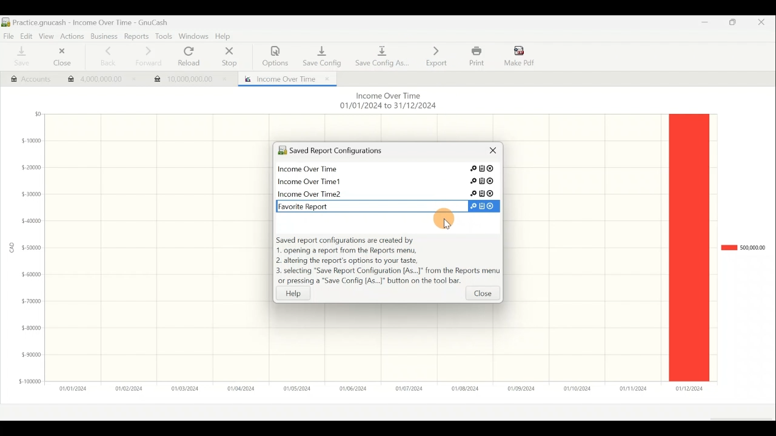  I want to click on Save config as, so click(382, 54).